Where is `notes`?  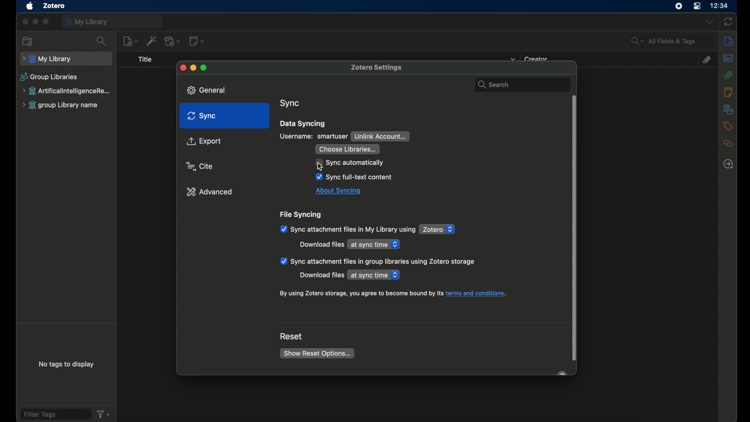 notes is located at coordinates (729, 92).